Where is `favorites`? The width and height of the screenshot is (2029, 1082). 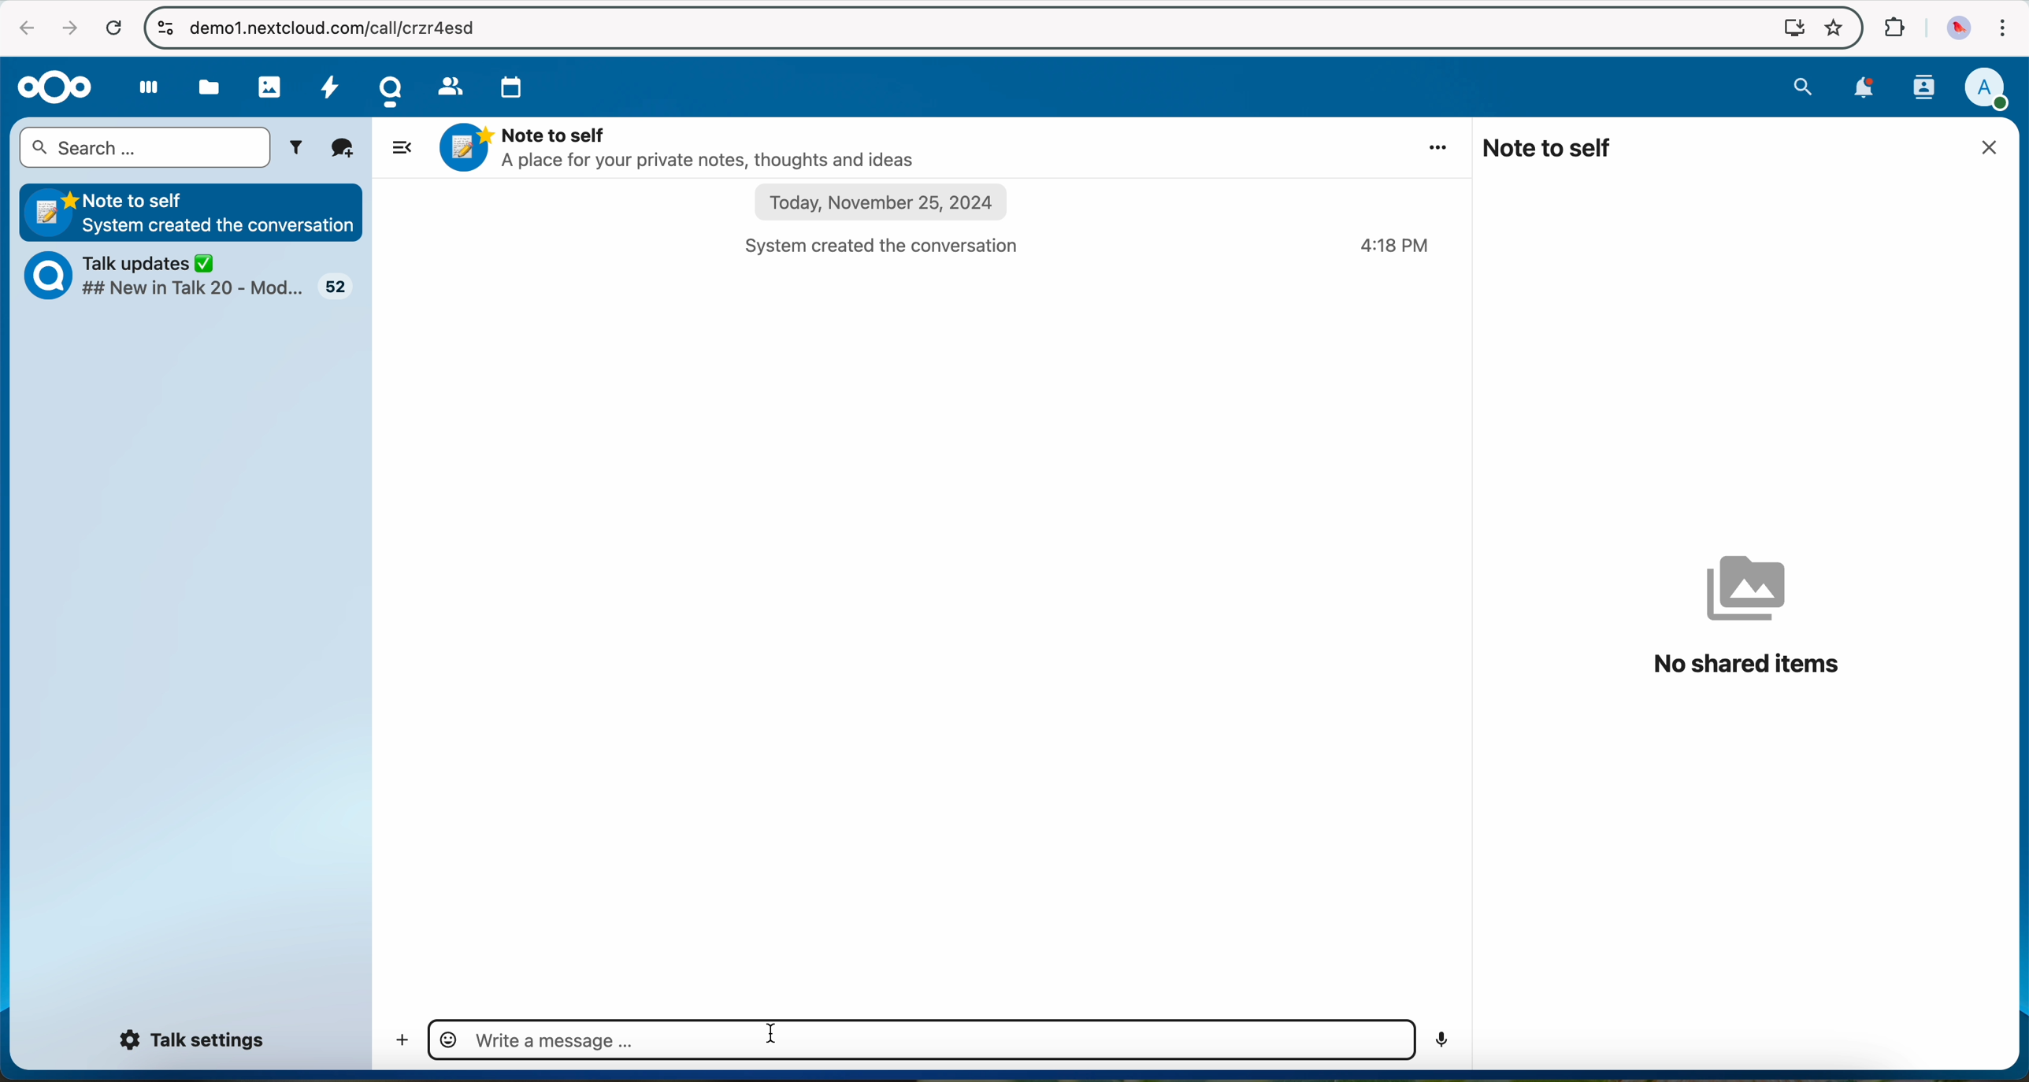 favorites is located at coordinates (1832, 28).